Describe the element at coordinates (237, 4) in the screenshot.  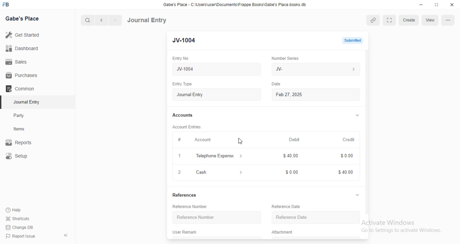
I see `‘Gabe's Place - C Wsers\userDocuments\Frappe Books\Gabe's Place books db` at that location.